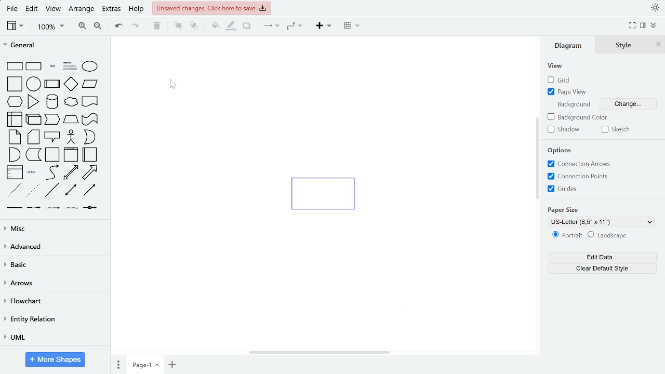 Image resolution: width=665 pixels, height=374 pixels. I want to click on arrange, so click(81, 10).